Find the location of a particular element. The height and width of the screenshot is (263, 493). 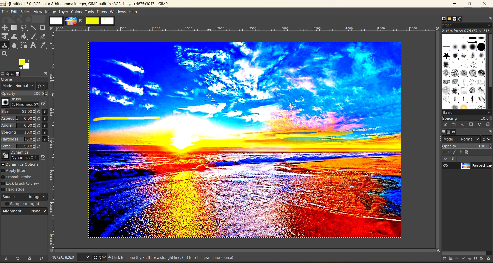

create a new layer is located at coordinates (441, 259).